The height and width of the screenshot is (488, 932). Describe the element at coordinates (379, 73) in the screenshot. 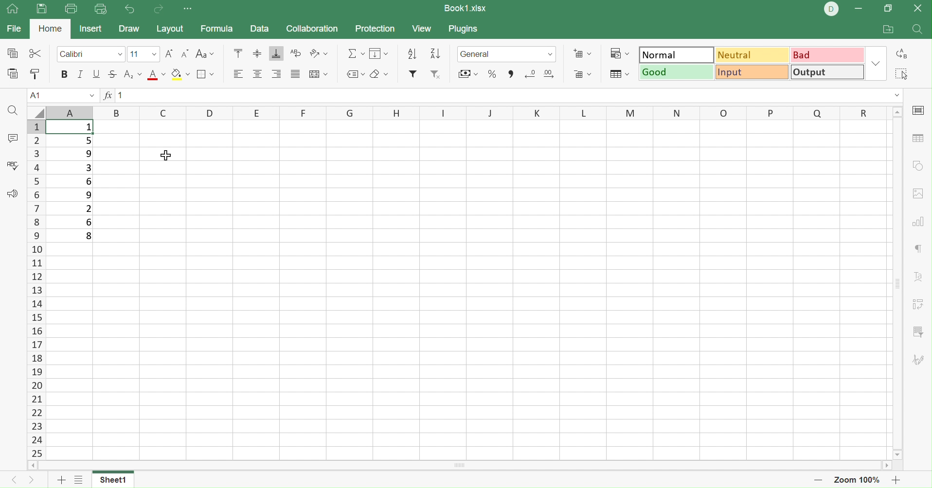

I see `Clear` at that location.